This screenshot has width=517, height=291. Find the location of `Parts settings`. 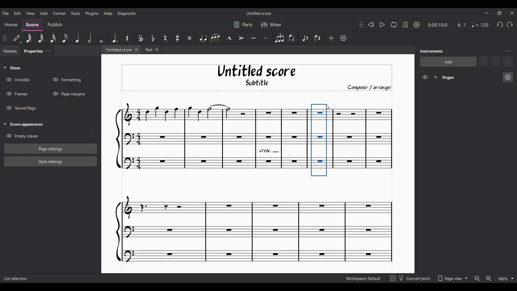

Parts settings is located at coordinates (243, 25).